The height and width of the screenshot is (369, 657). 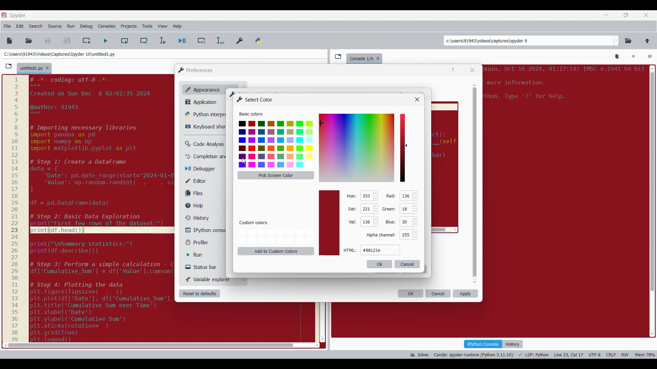 What do you see at coordinates (650, 57) in the screenshot?
I see `Options` at bounding box center [650, 57].